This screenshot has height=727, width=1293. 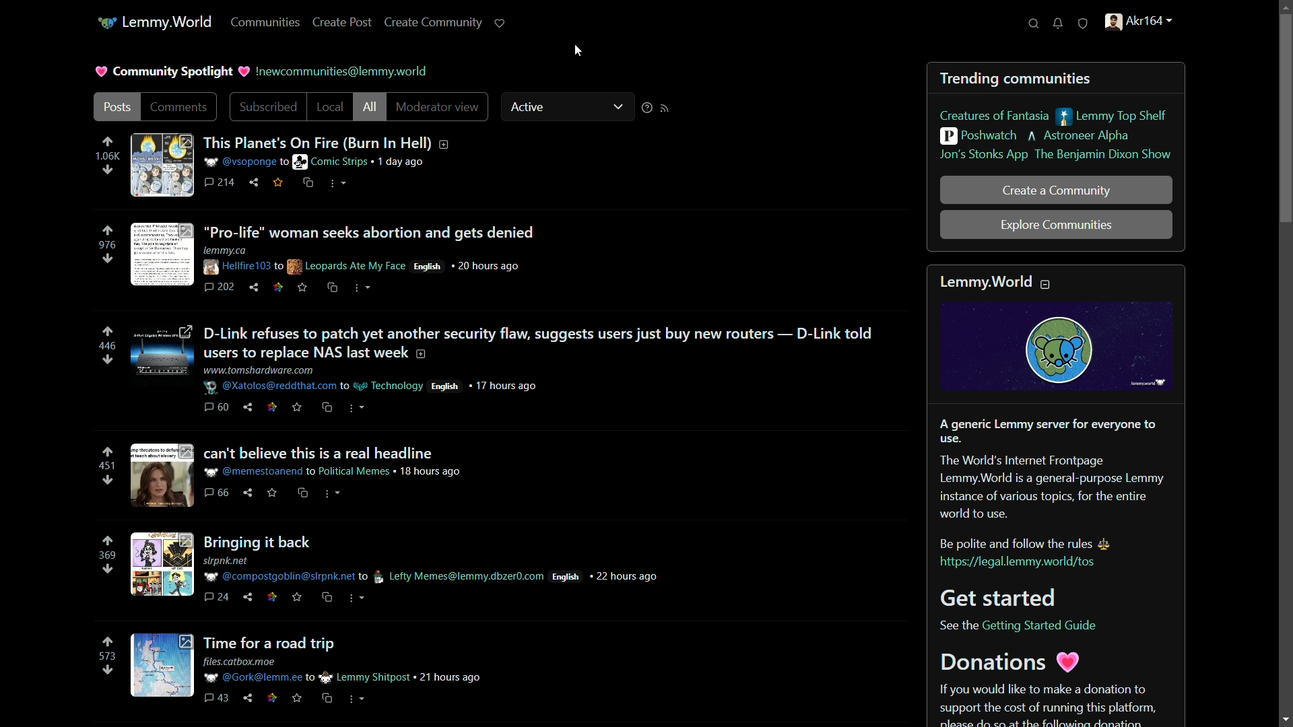 I want to click on post-5, so click(x=393, y=568).